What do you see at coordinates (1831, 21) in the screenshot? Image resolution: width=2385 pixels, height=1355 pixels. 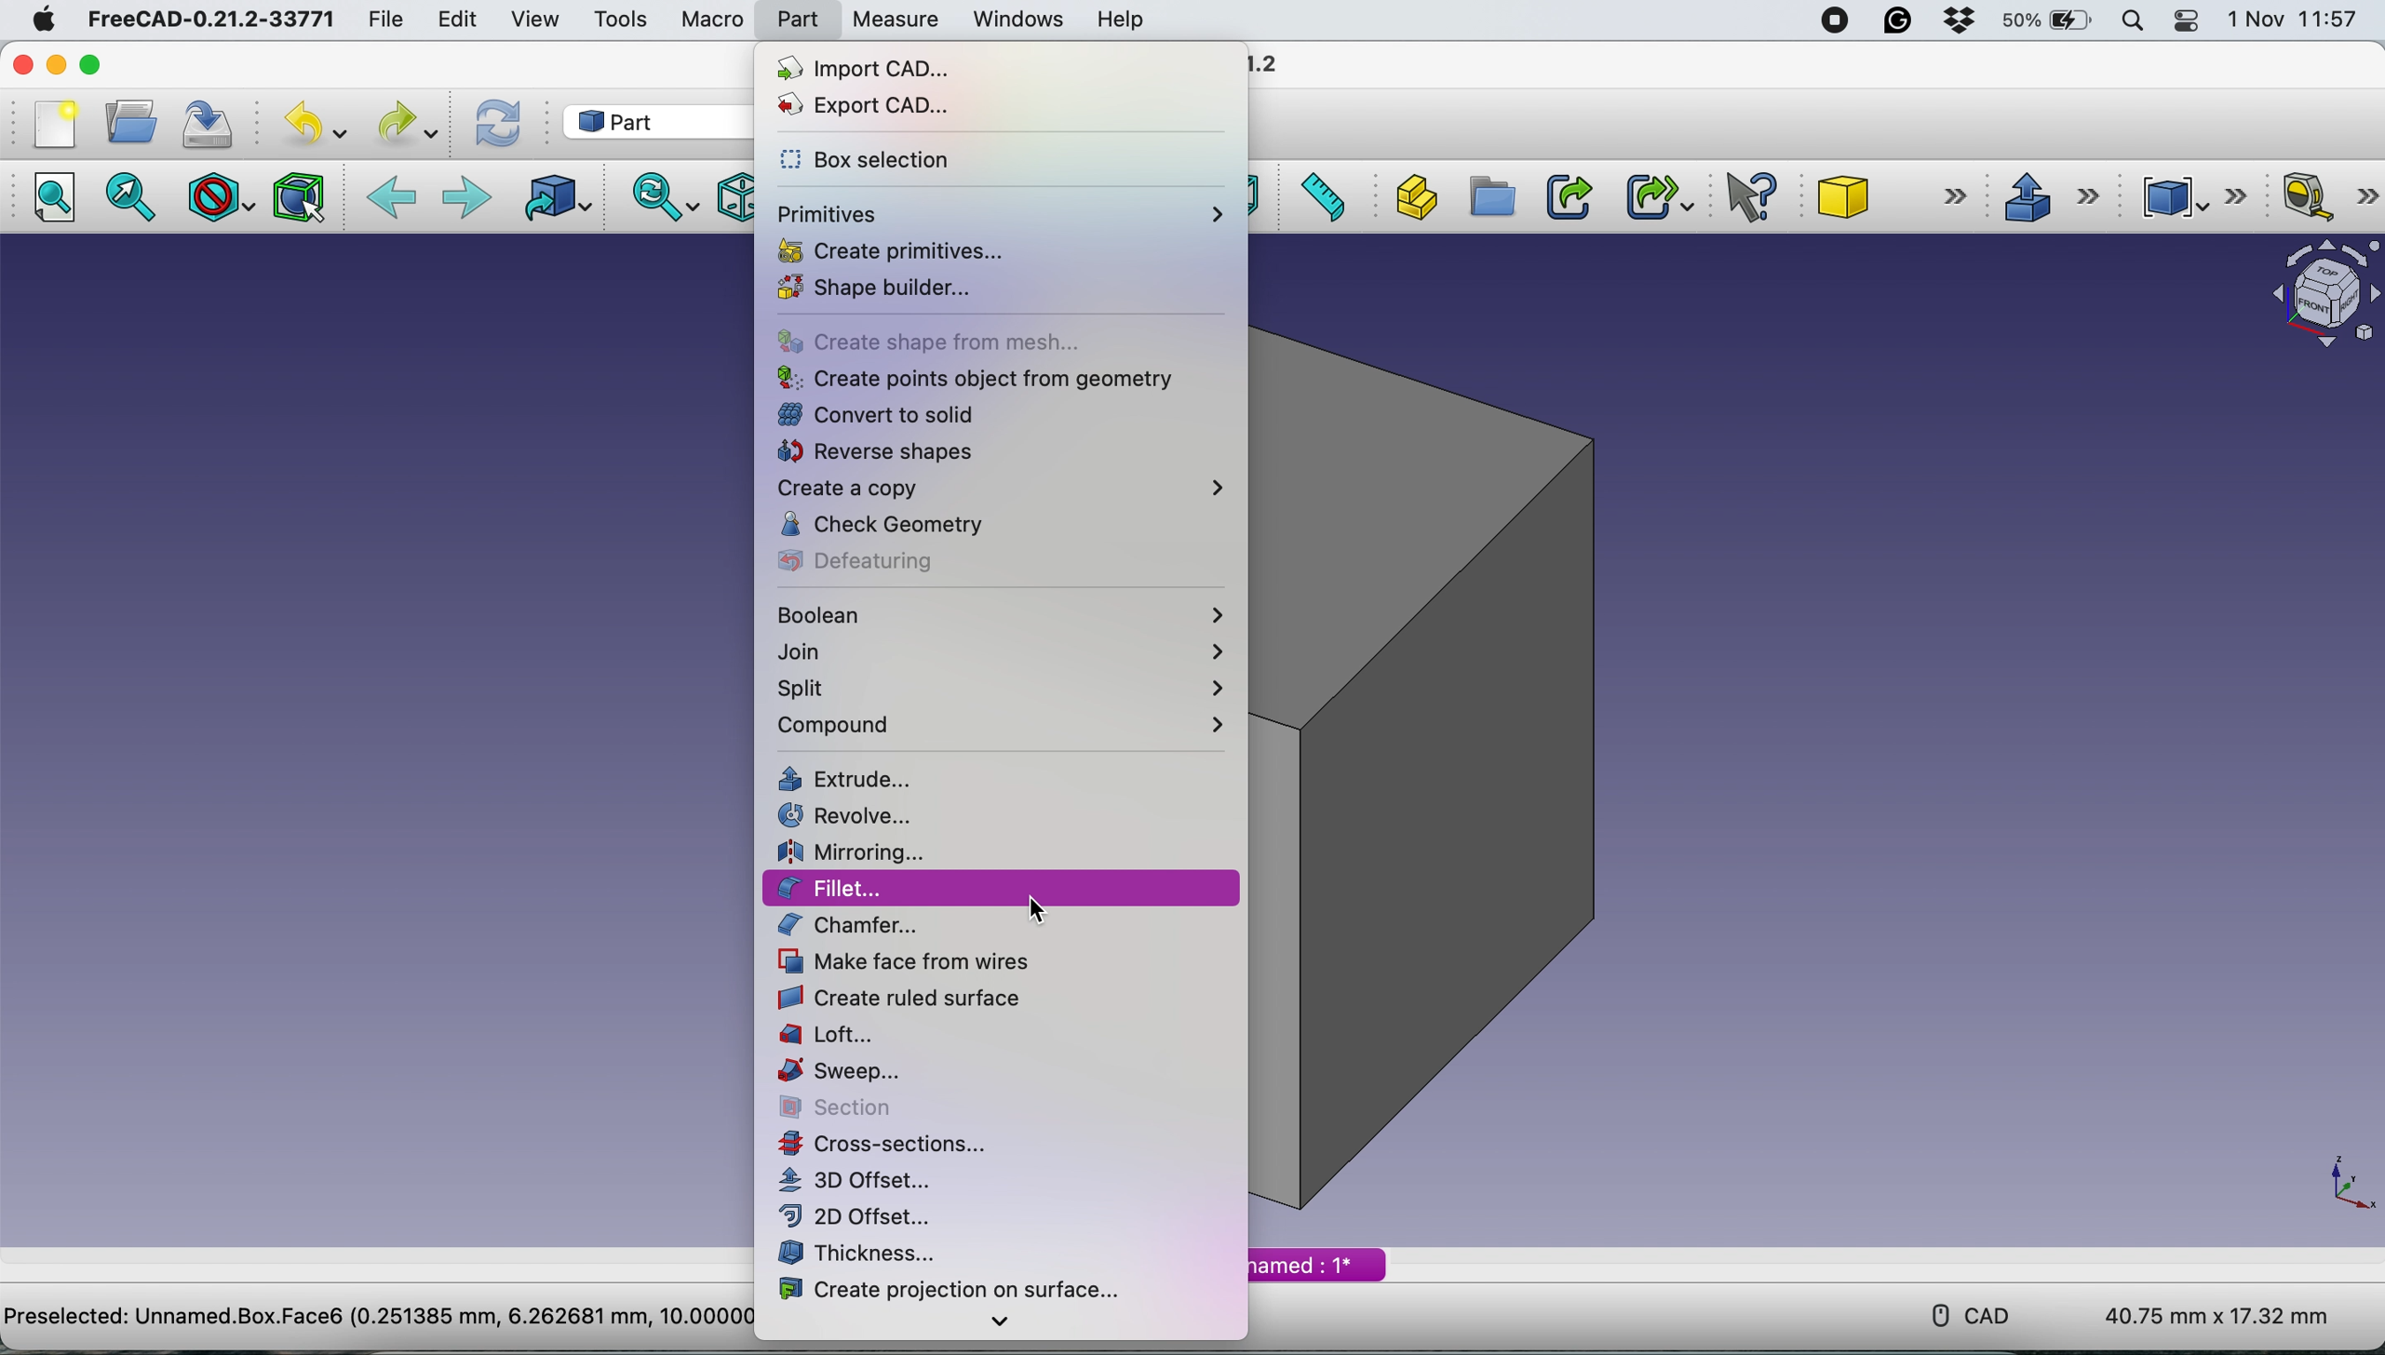 I see `screen recorder` at bounding box center [1831, 21].